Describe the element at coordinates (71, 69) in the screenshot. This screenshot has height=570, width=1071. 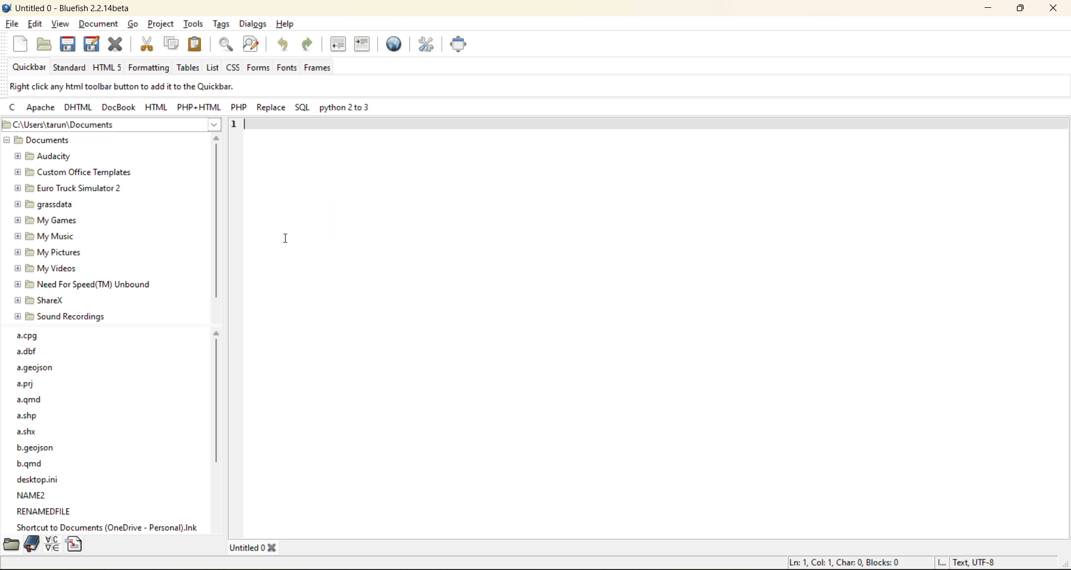
I see `standard` at that location.